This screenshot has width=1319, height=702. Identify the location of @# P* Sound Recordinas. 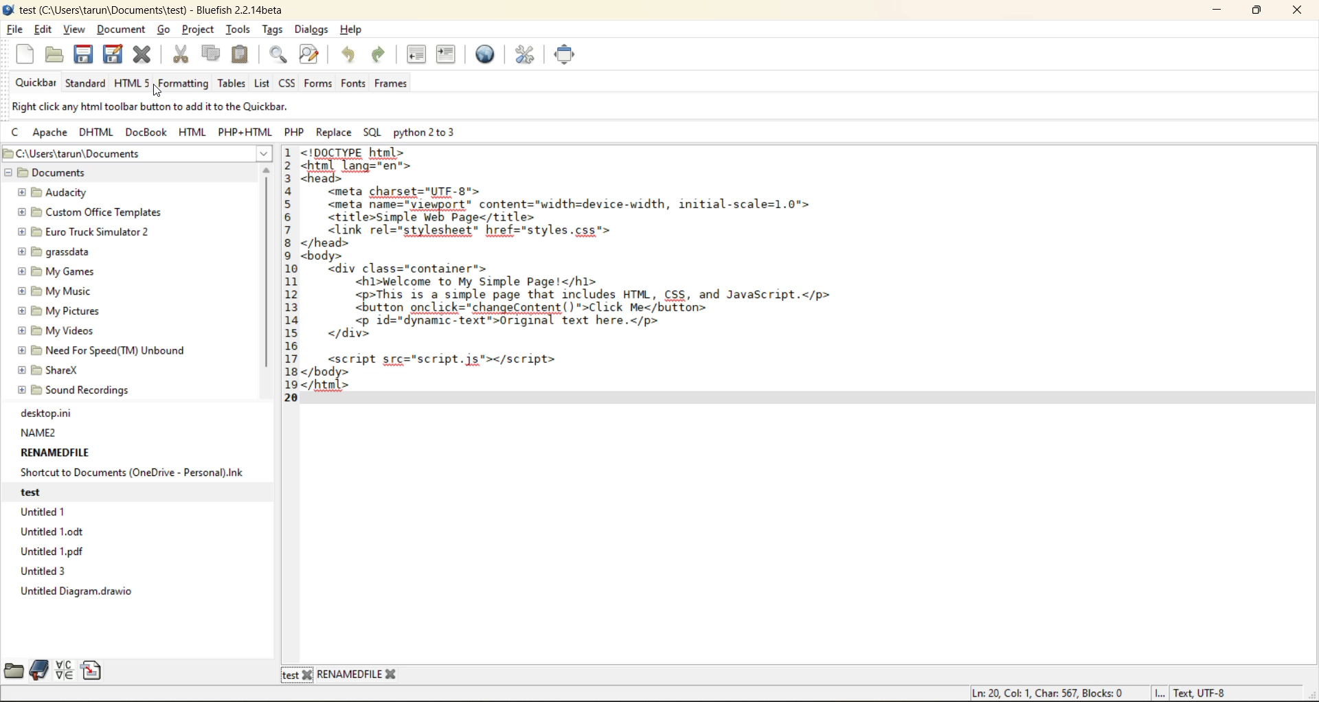
(76, 390).